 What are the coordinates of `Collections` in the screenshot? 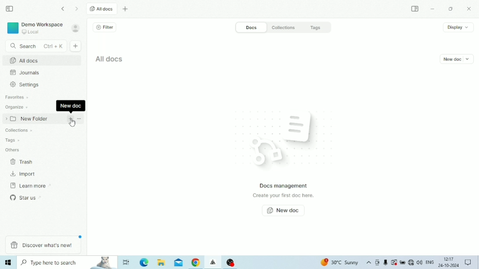 It's located at (18, 131).